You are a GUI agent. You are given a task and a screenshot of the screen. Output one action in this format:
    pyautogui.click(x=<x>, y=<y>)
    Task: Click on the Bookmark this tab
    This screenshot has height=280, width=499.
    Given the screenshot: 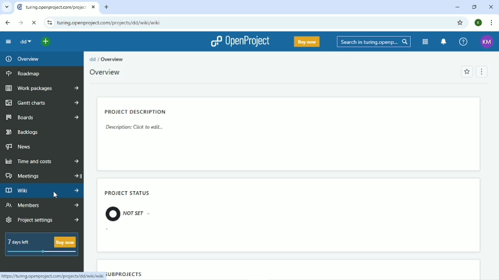 What is the action you would take?
    pyautogui.click(x=460, y=23)
    